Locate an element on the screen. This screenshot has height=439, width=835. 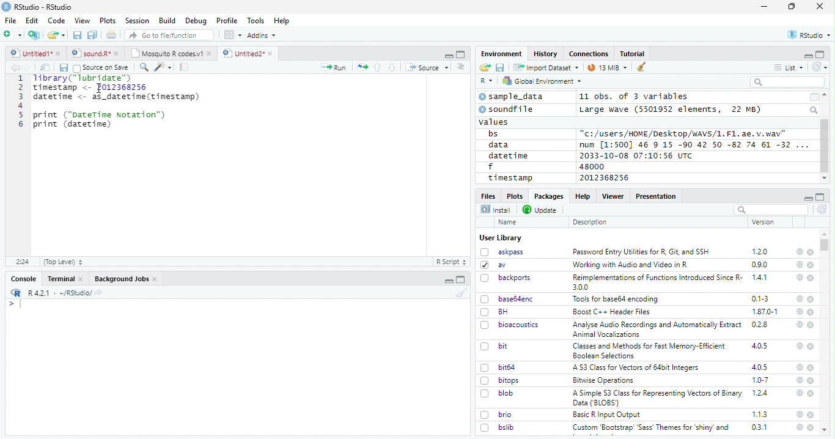
Tutorial is located at coordinates (633, 54).